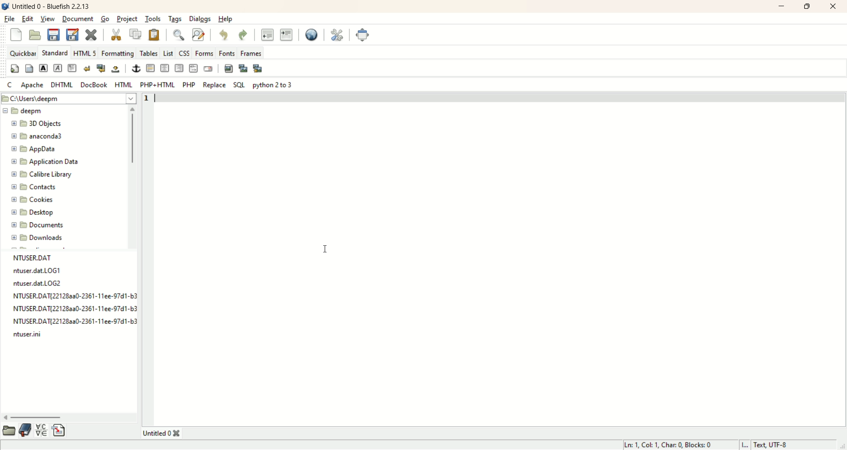  What do you see at coordinates (35, 35) in the screenshot?
I see `open file` at bounding box center [35, 35].